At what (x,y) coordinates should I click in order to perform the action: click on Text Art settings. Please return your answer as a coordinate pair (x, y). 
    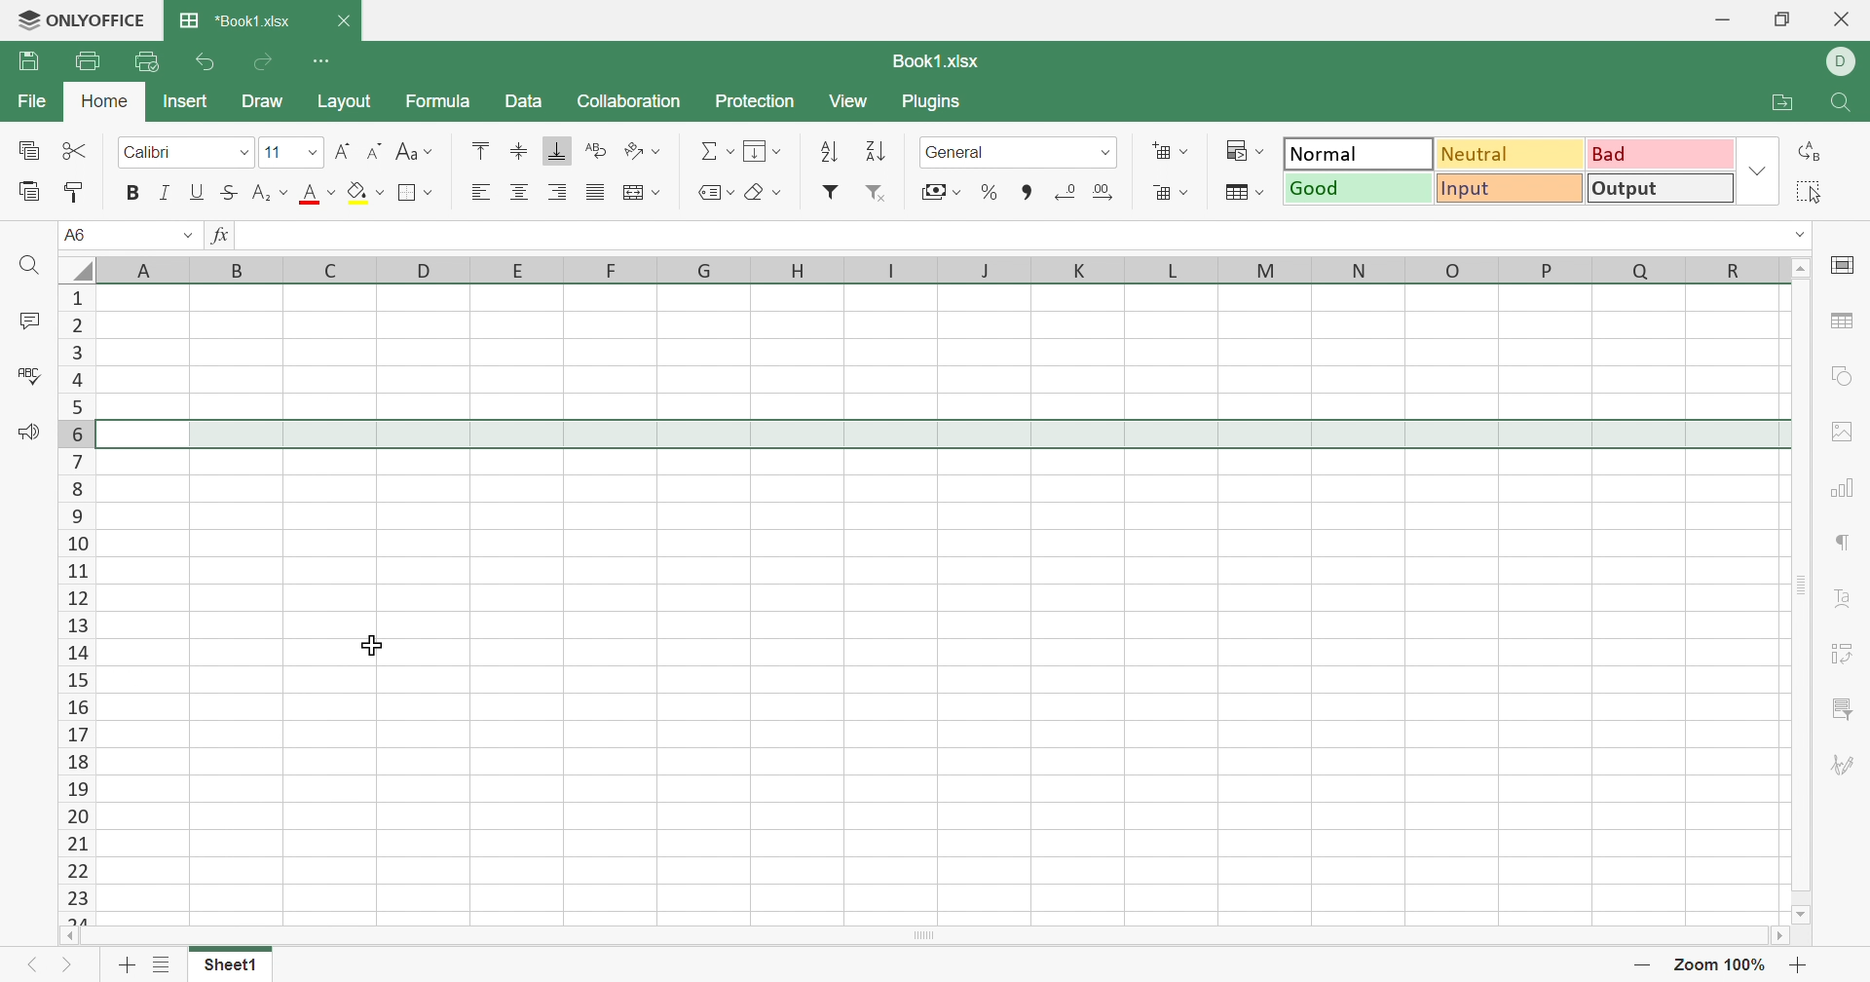
    Looking at the image, I should click on (1843, 601).